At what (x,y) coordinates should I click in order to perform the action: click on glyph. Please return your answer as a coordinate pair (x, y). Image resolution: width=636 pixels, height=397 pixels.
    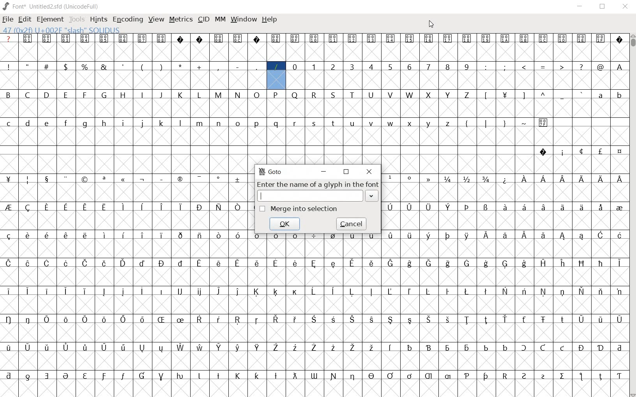
    Looking at the image, I should click on (352, 67).